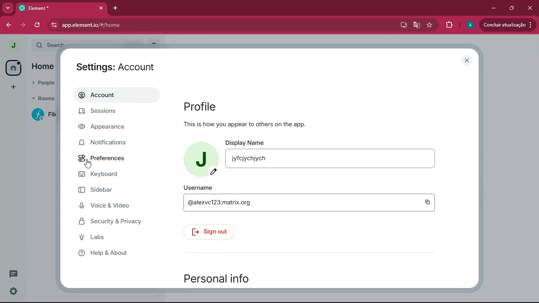  What do you see at coordinates (470, 26) in the screenshot?
I see `profile picture` at bounding box center [470, 26].